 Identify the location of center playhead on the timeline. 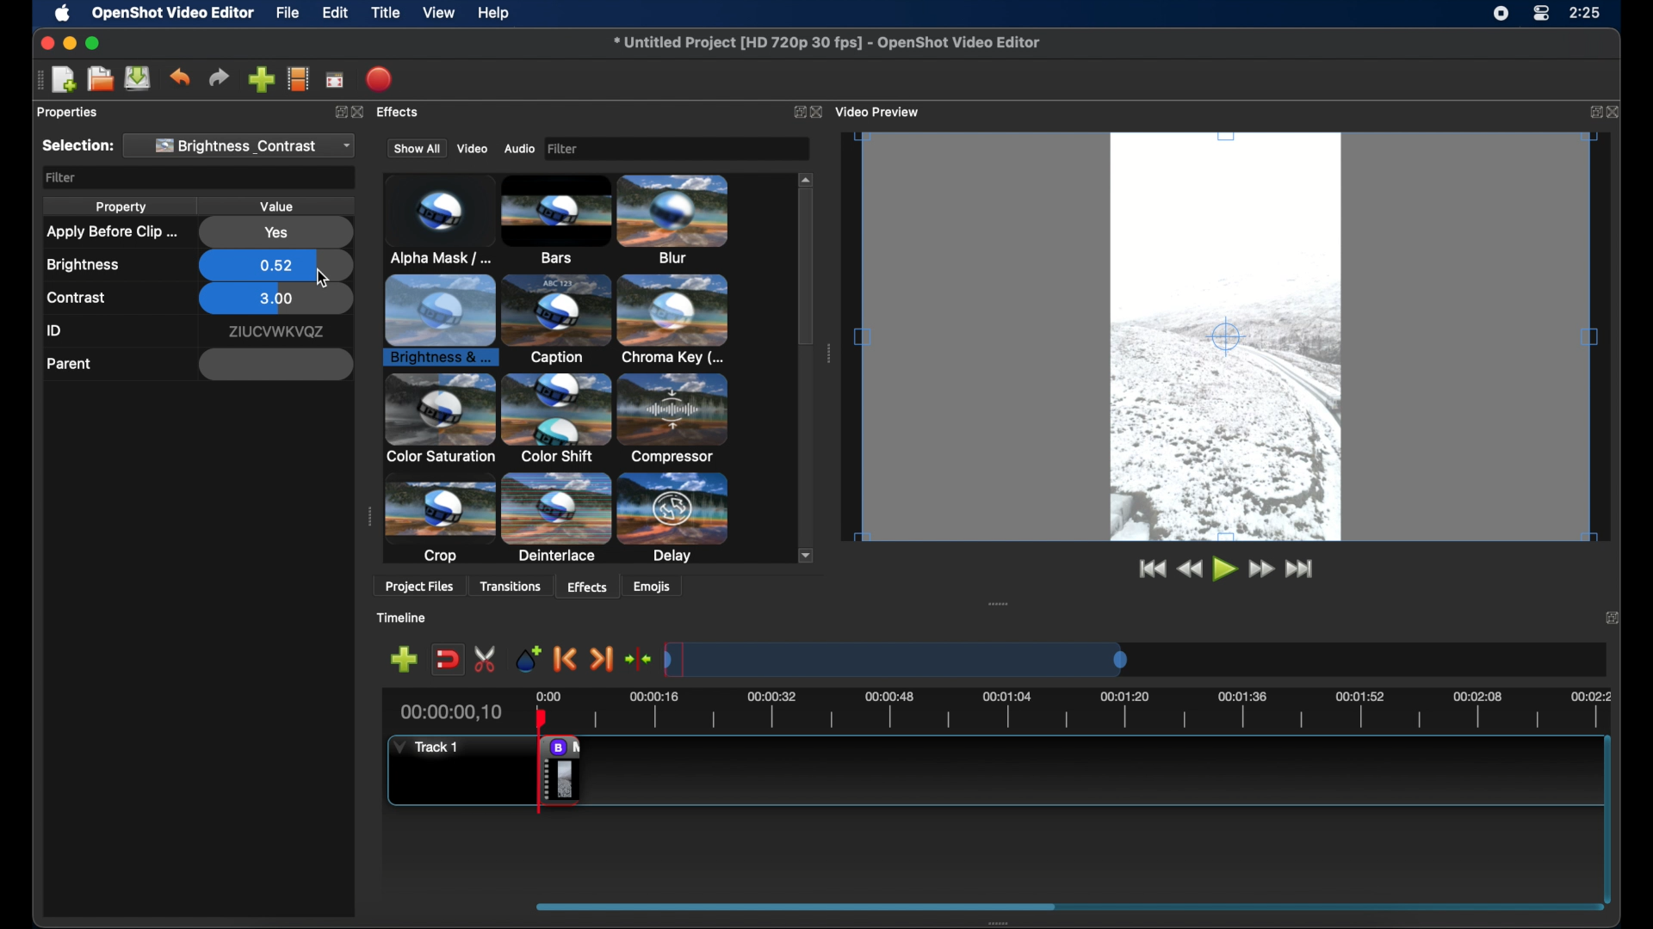
(640, 658).